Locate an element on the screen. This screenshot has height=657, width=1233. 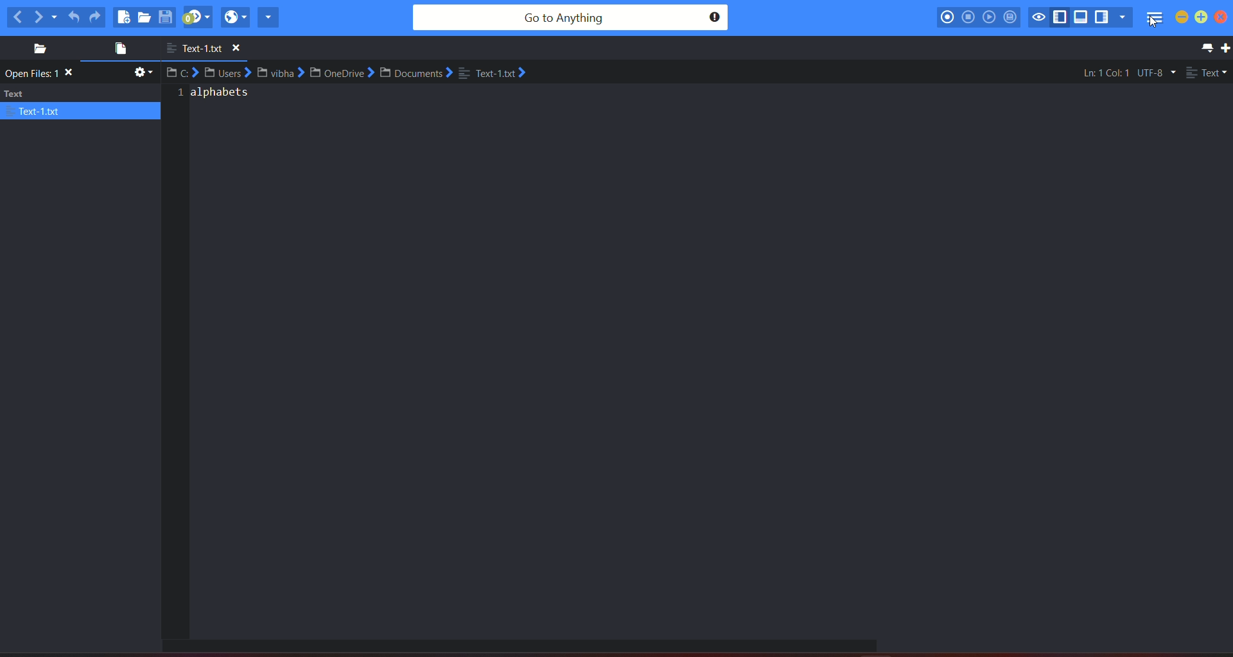
file type is located at coordinates (1207, 74).